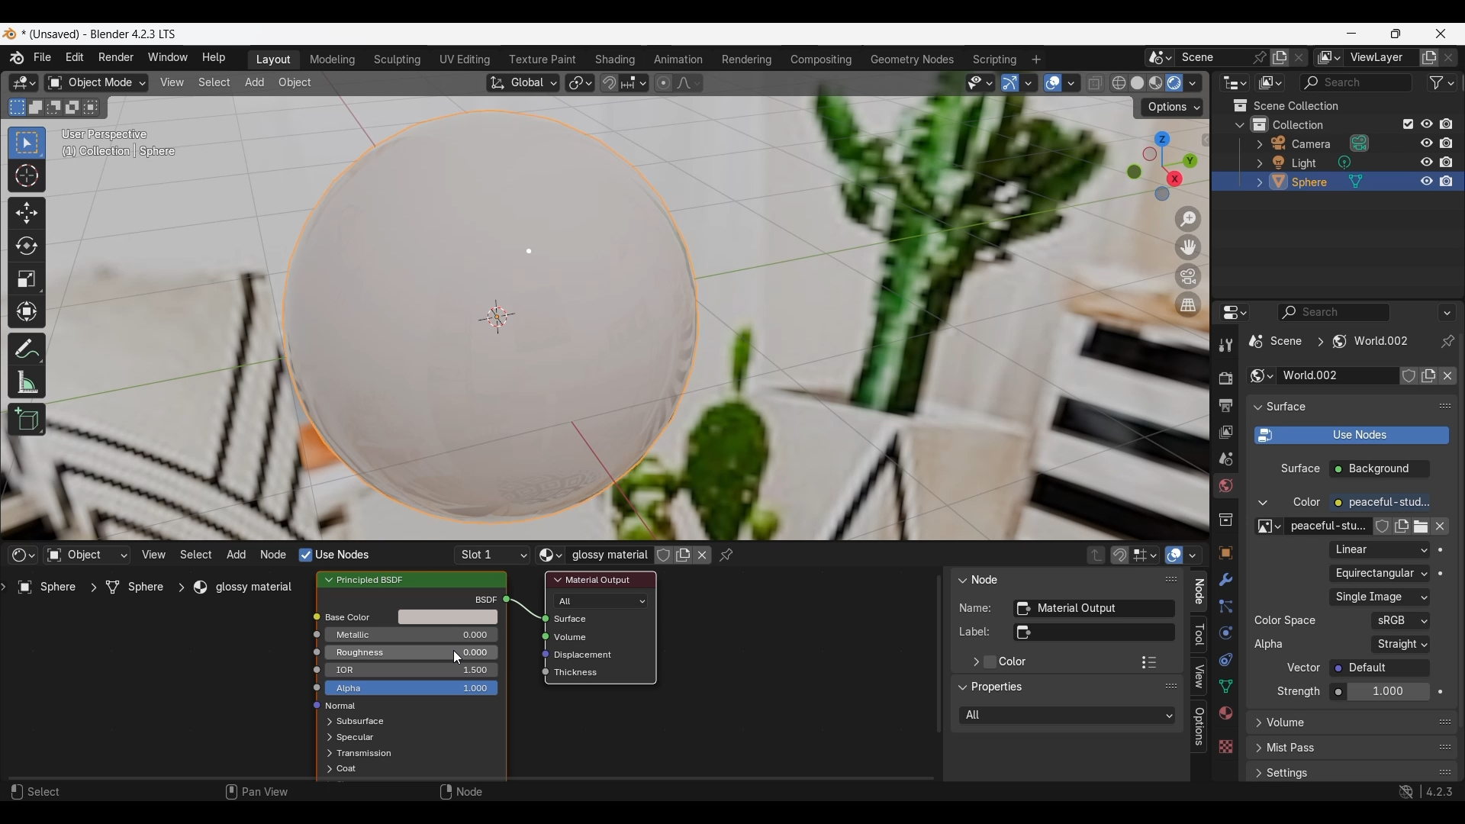  Describe the element at coordinates (1210, 57) in the screenshot. I see `Type scene name` at that location.